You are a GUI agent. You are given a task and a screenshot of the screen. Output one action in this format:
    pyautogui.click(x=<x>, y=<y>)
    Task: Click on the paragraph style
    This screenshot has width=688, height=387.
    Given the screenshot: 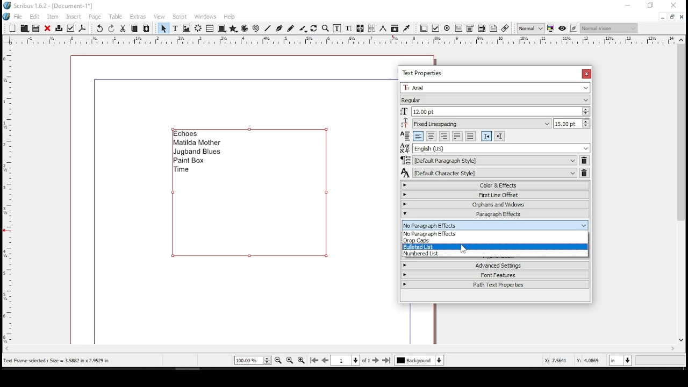 What is the action you would take?
    pyautogui.click(x=489, y=160)
    